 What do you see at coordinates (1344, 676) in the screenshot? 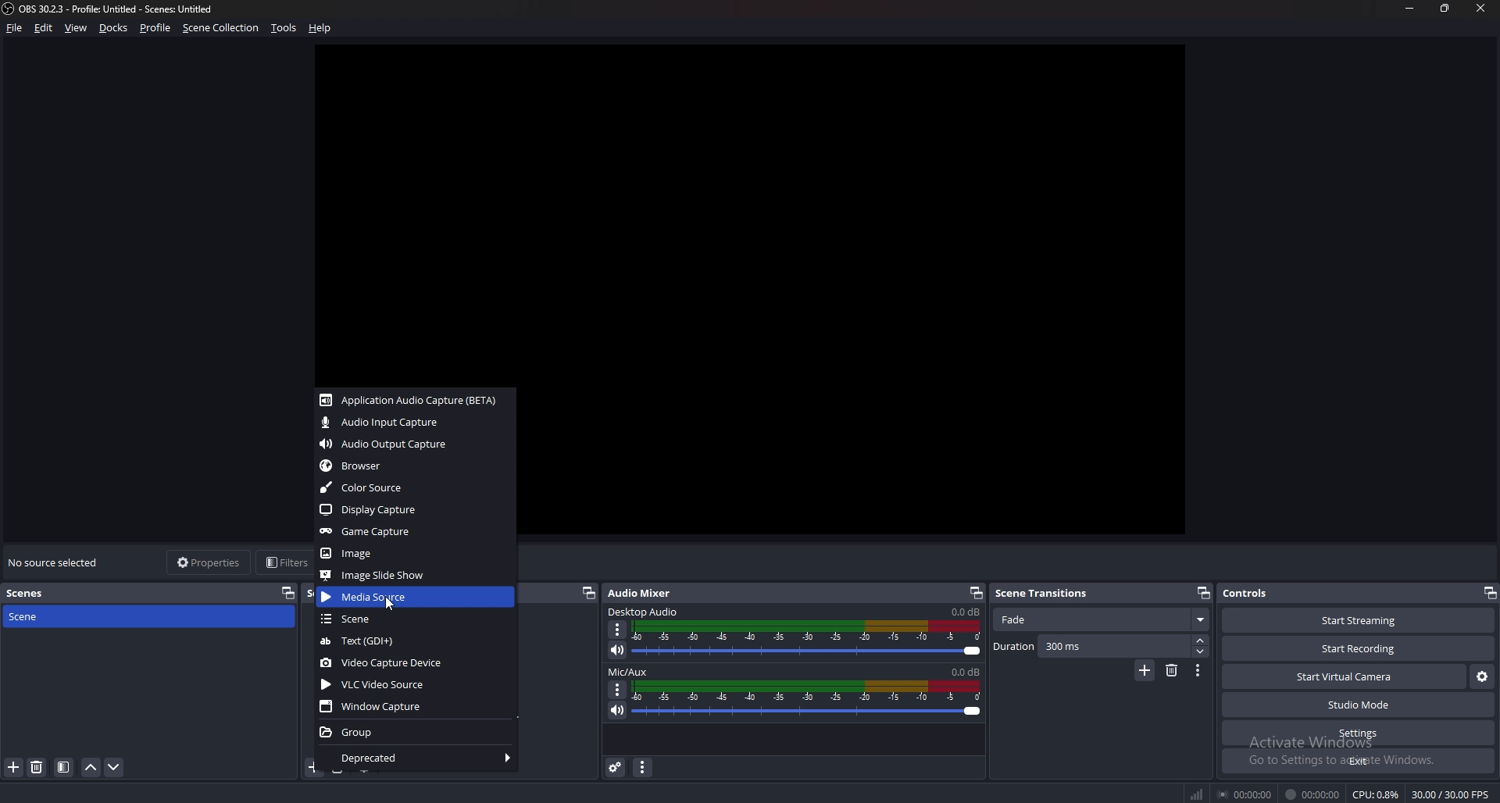
I see `Start virtual camera` at bounding box center [1344, 676].